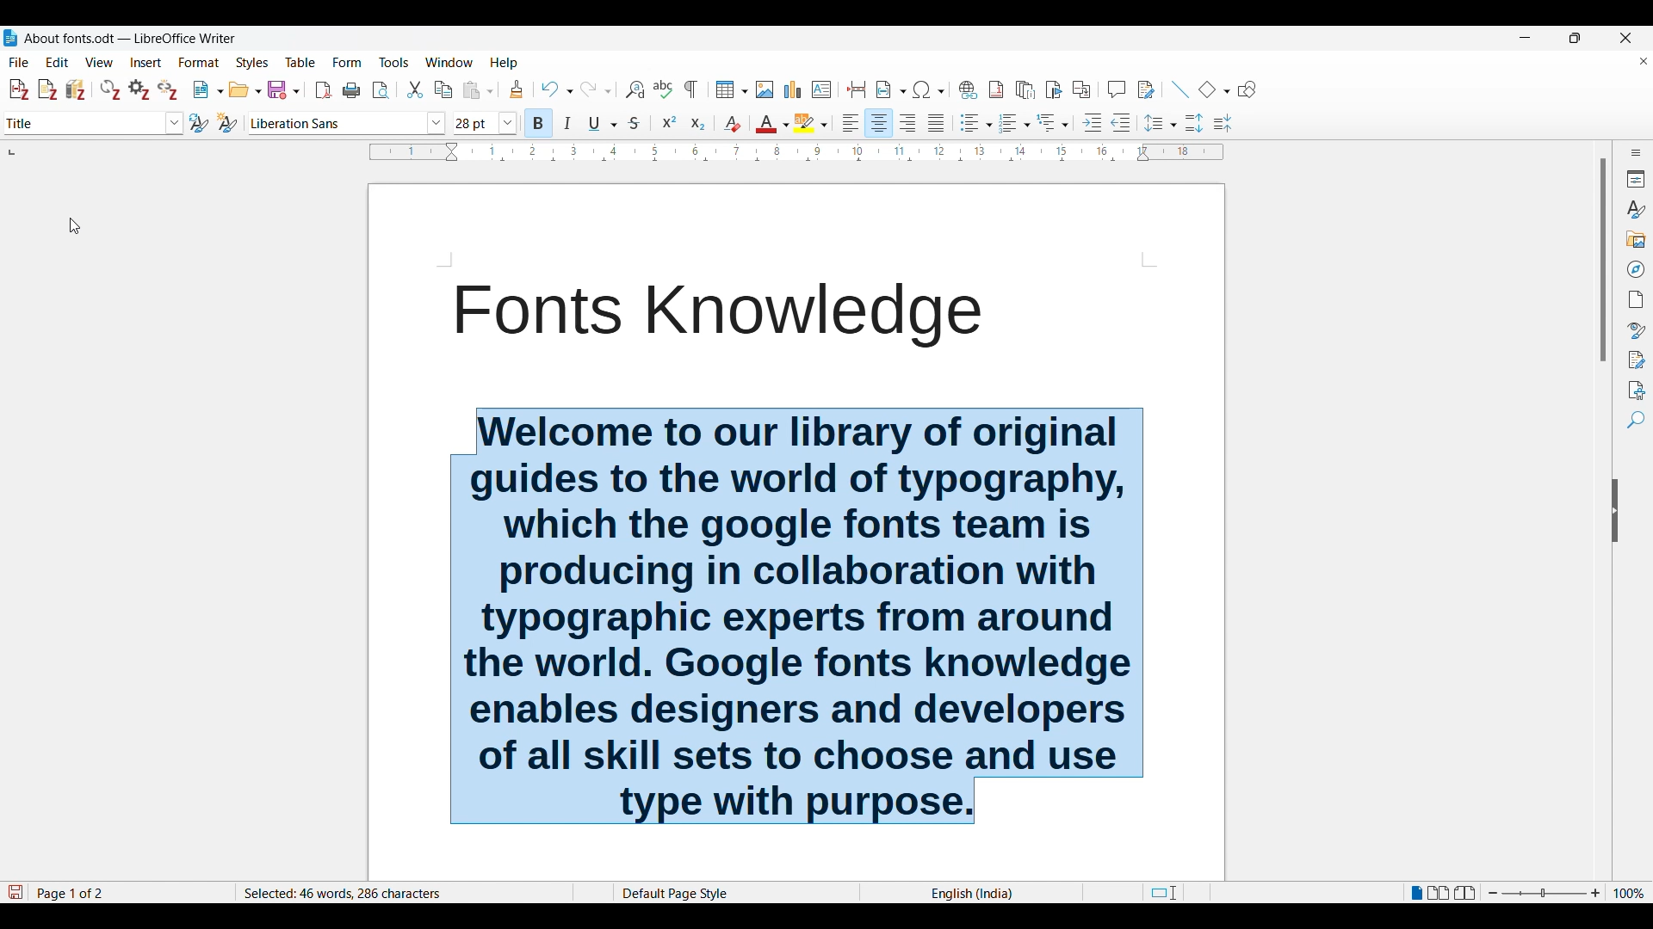  Describe the element at coordinates (168, 89) in the screenshot. I see `Unlink citations` at that location.